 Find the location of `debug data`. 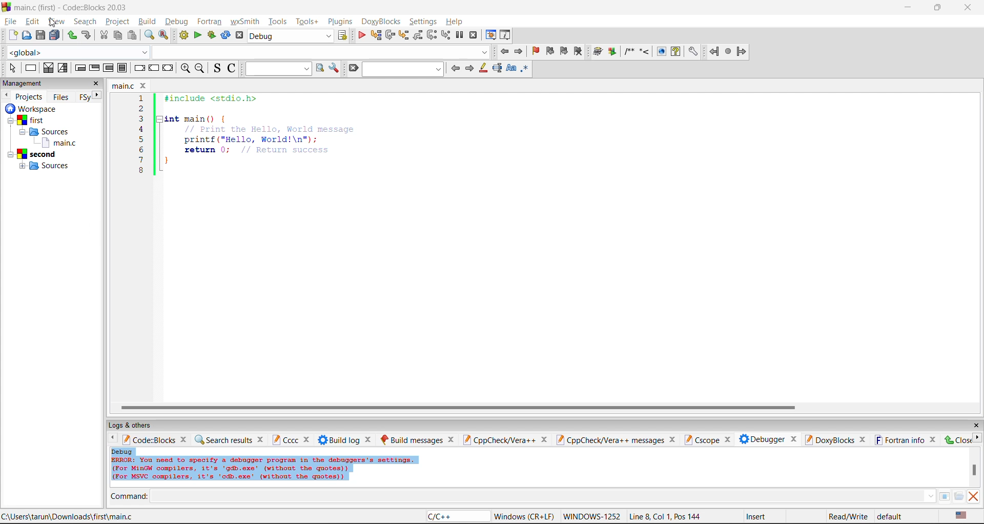

debug data is located at coordinates (282, 467).